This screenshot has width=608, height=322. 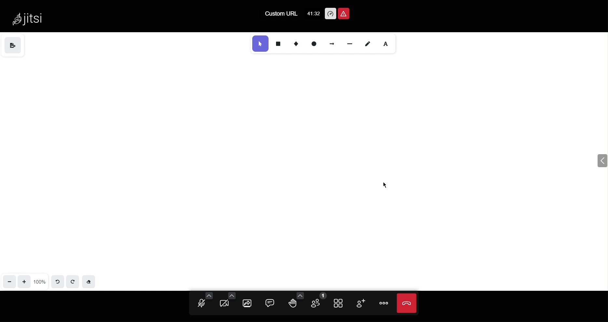 I want to click on Jitsi, so click(x=32, y=21).